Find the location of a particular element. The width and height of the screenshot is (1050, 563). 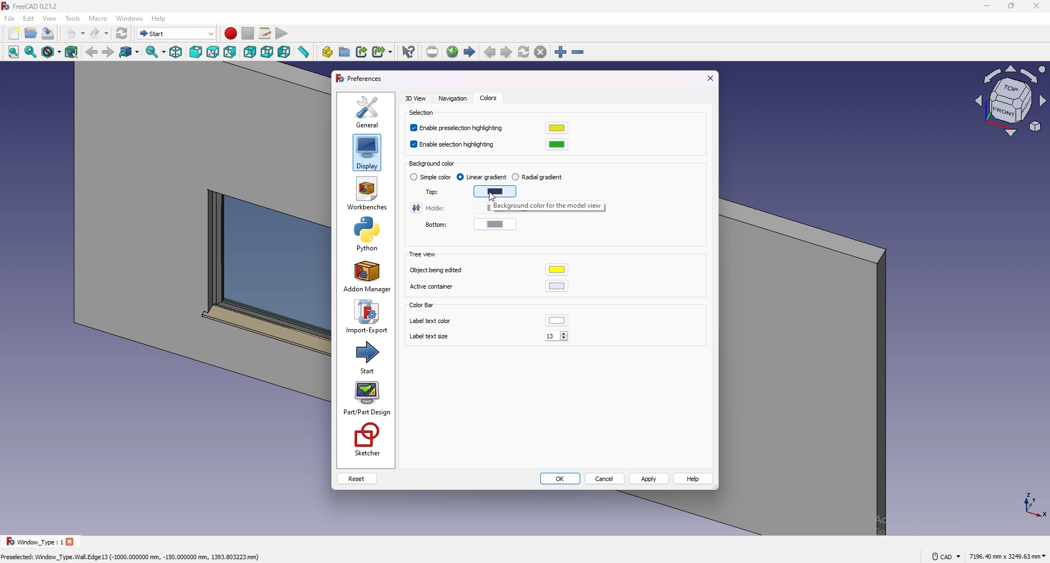

new is located at coordinates (13, 33).